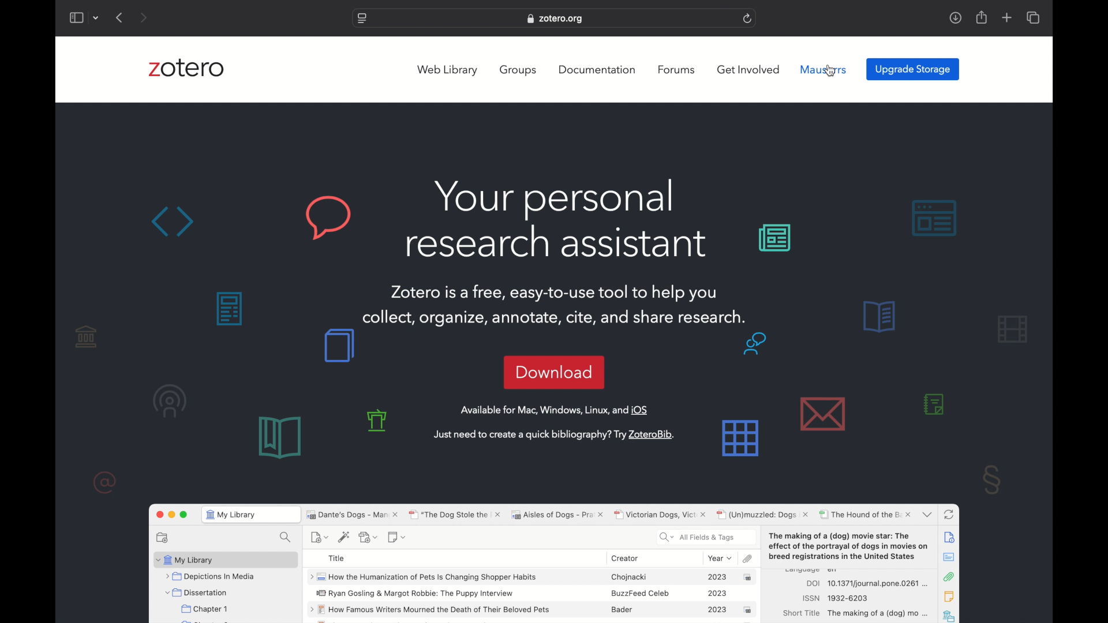 The height and width of the screenshot is (623, 1108). Describe the element at coordinates (519, 71) in the screenshot. I see `groups` at that location.